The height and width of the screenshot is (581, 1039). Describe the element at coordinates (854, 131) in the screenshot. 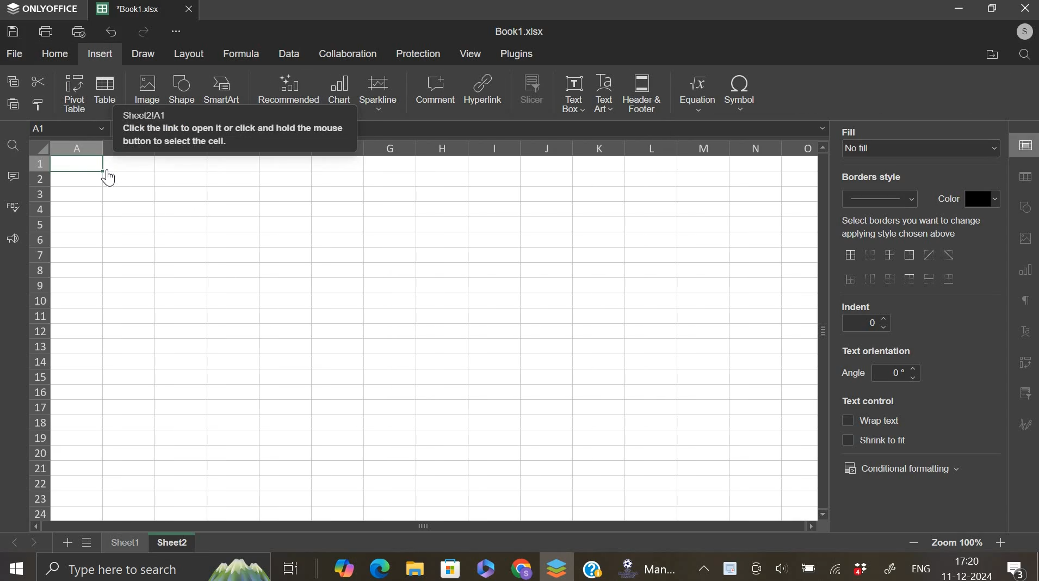

I see `text` at that location.